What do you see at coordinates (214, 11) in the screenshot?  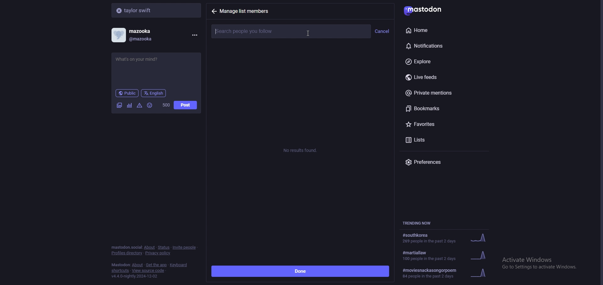 I see `back` at bounding box center [214, 11].